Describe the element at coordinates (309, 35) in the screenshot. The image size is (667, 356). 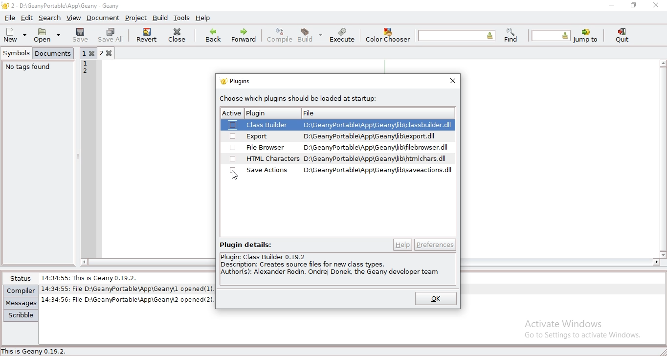
I see `build` at that location.